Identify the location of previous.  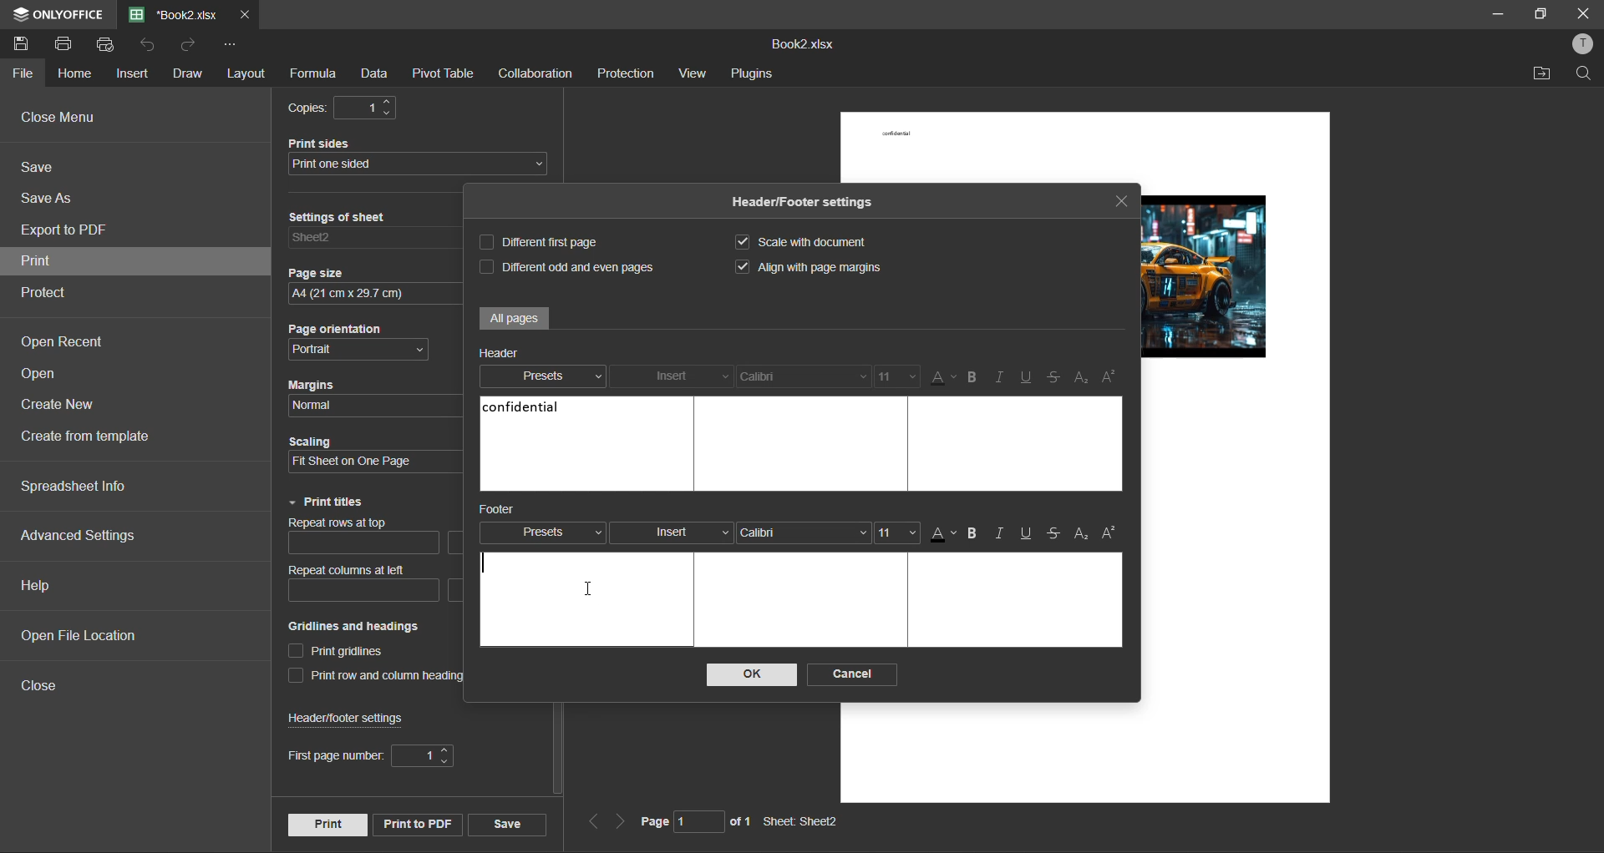
(591, 820).